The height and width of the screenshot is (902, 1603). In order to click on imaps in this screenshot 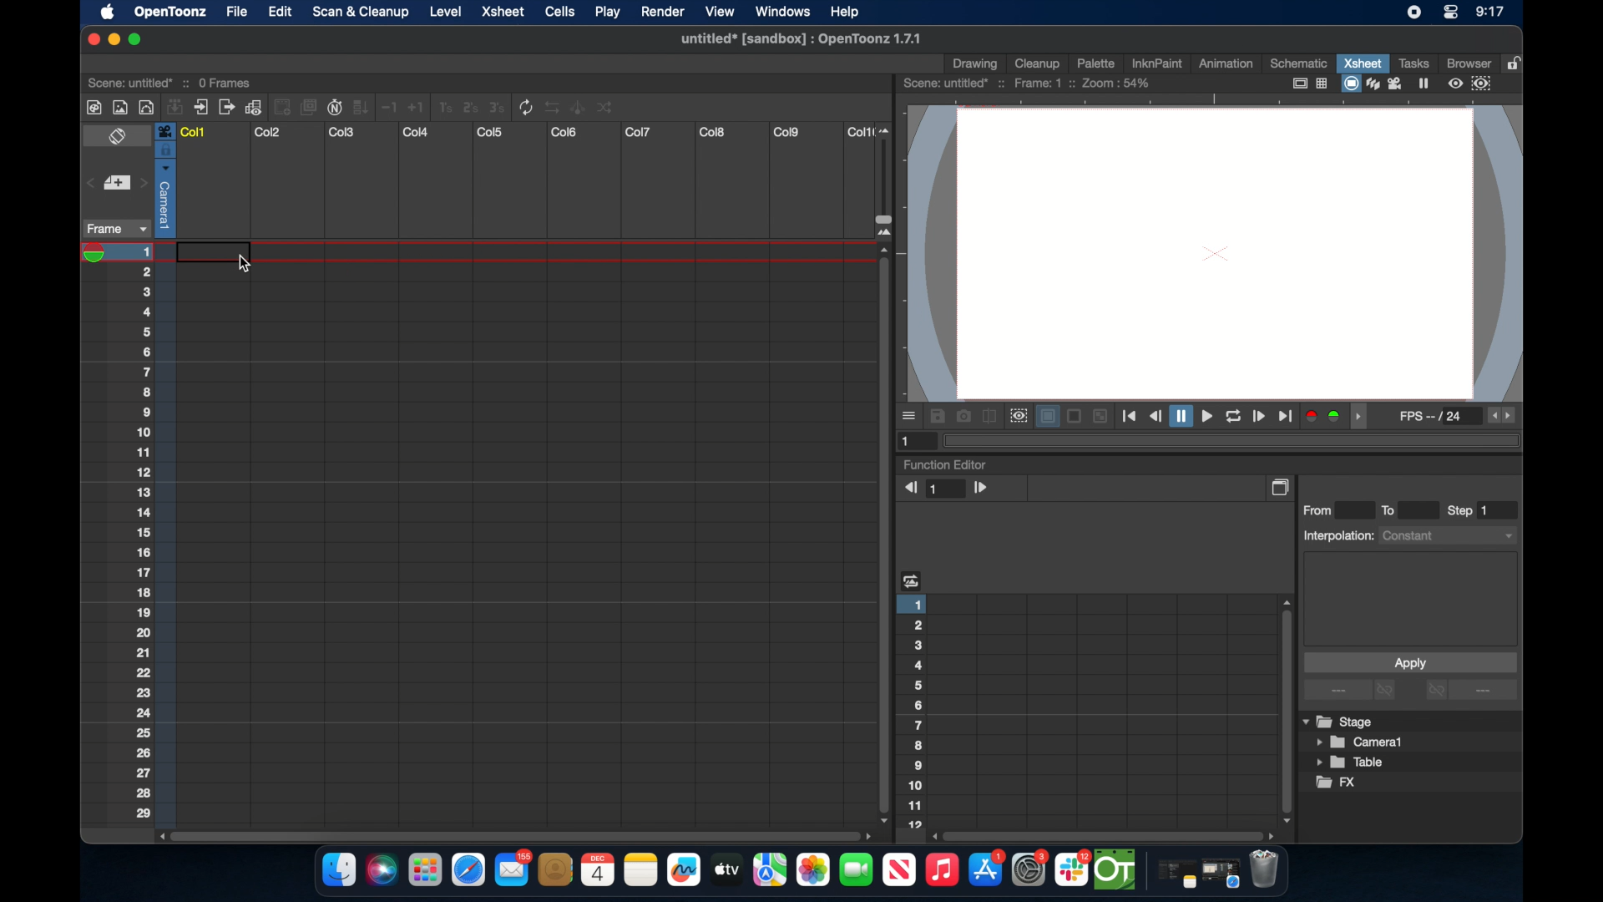, I will do `click(770, 870)`.